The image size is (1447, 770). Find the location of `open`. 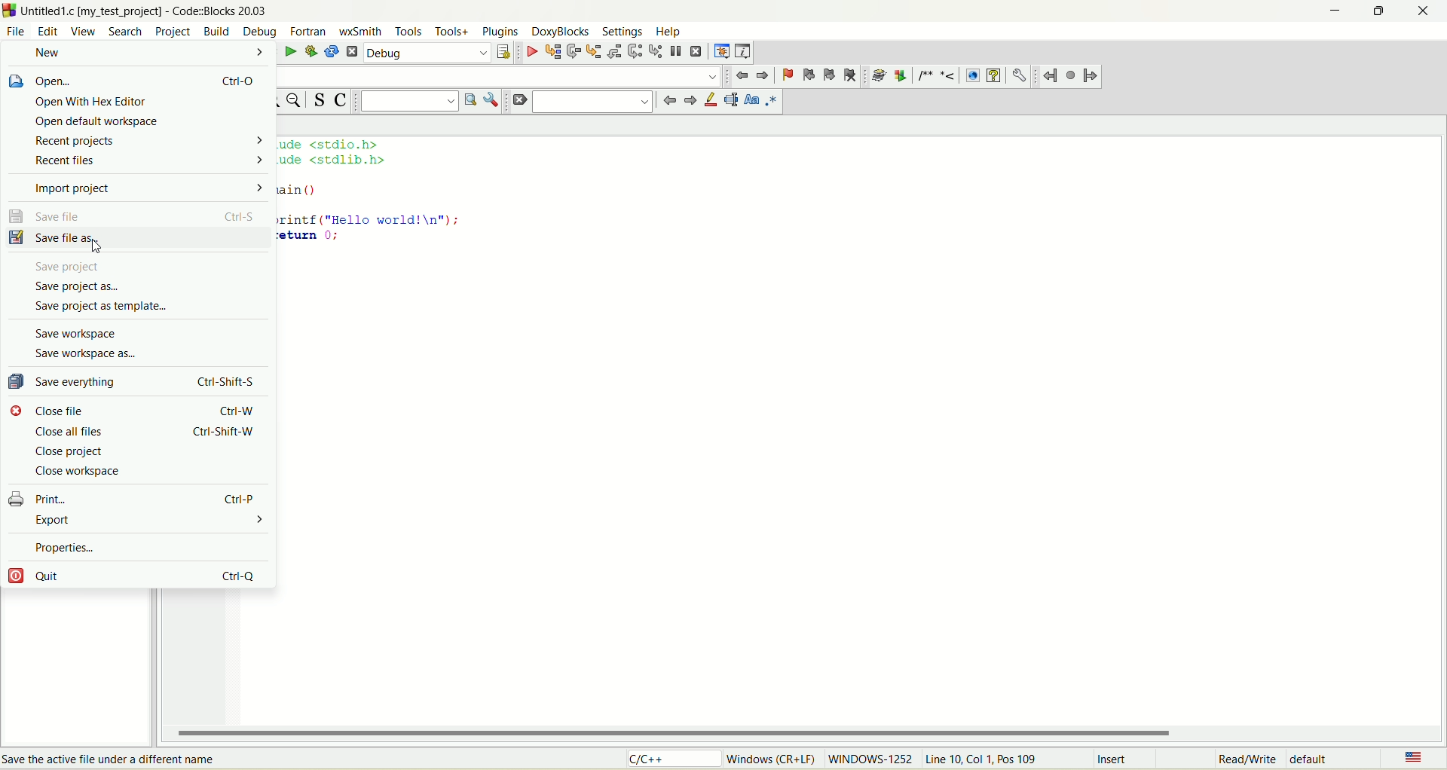

open is located at coordinates (136, 80).